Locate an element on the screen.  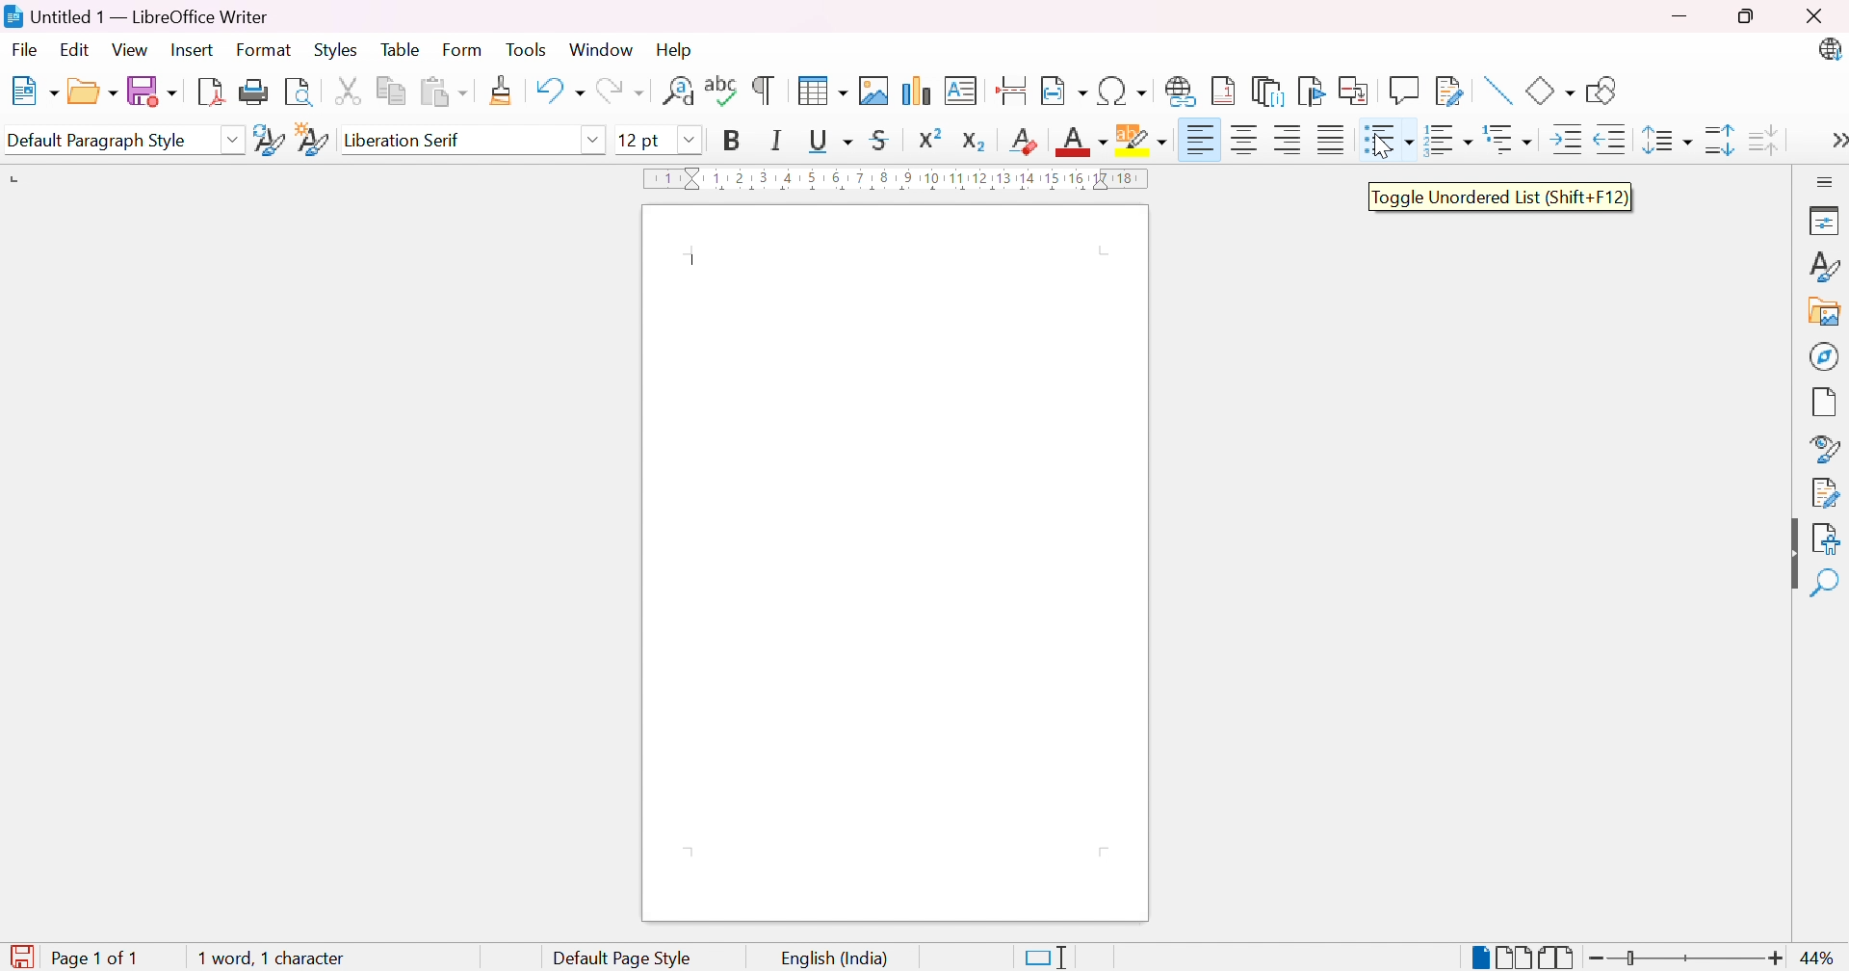
Insert footnote is located at coordinates (1220, 92).